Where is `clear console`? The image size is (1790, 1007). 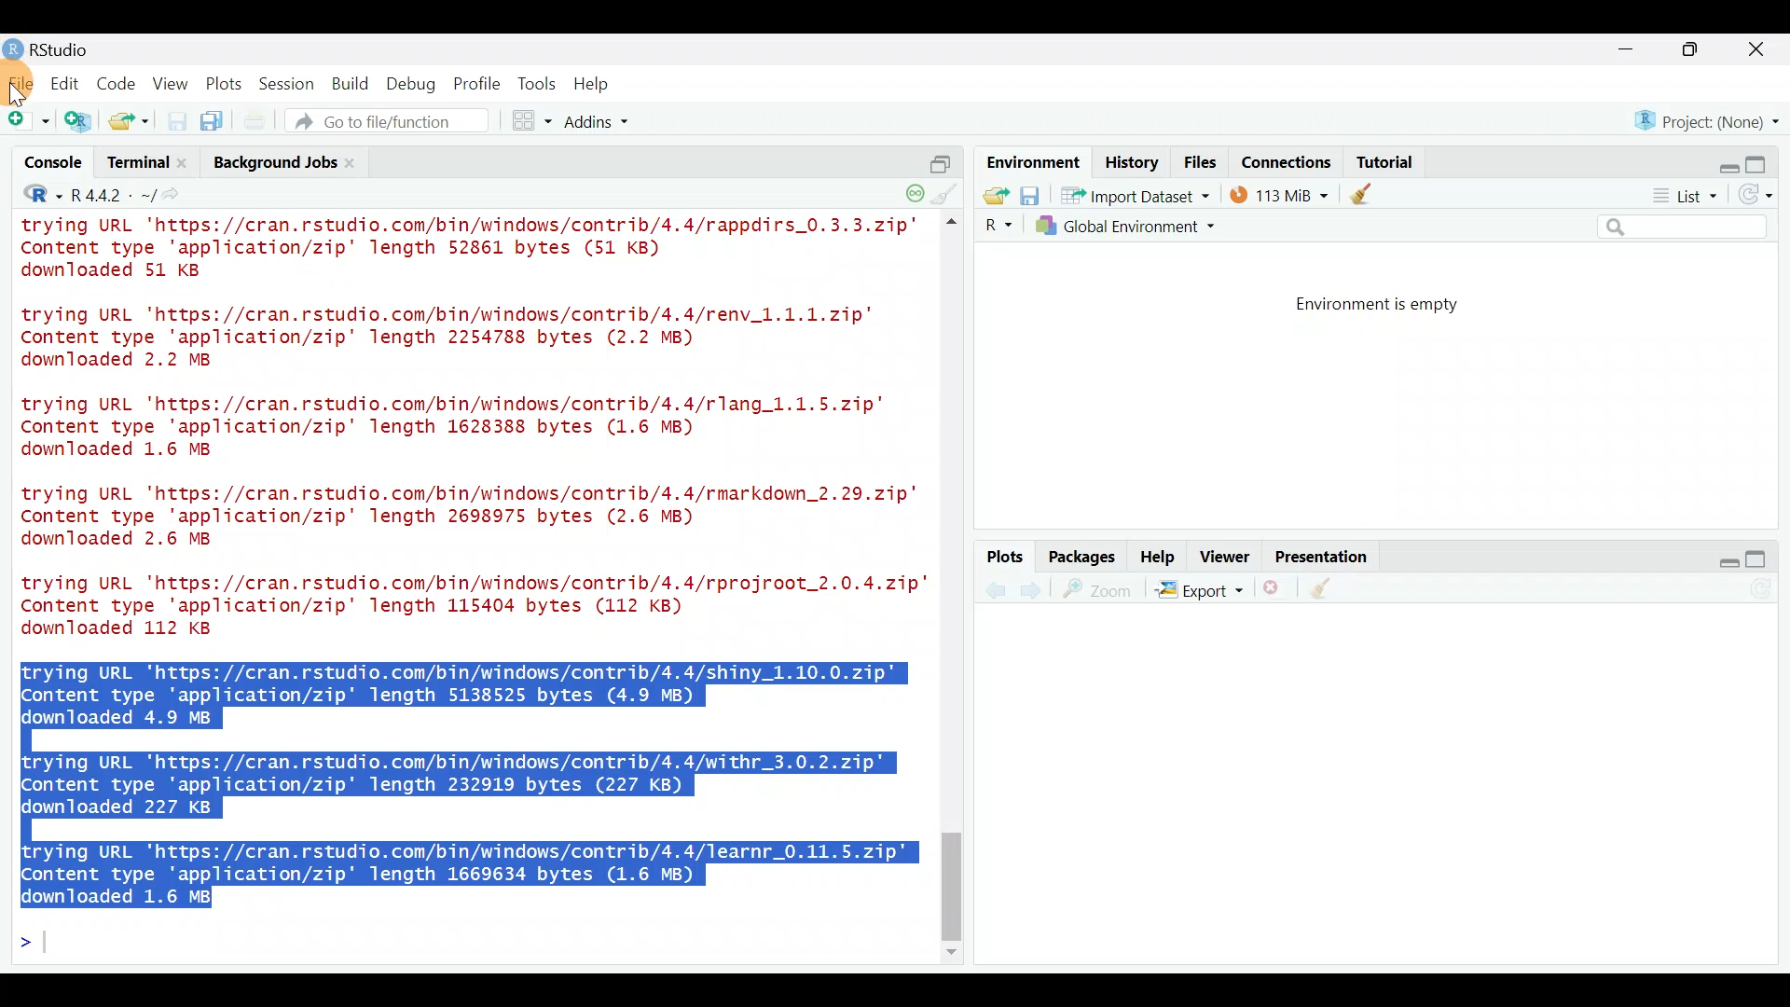
clear console is located at coordinates (947, 192).